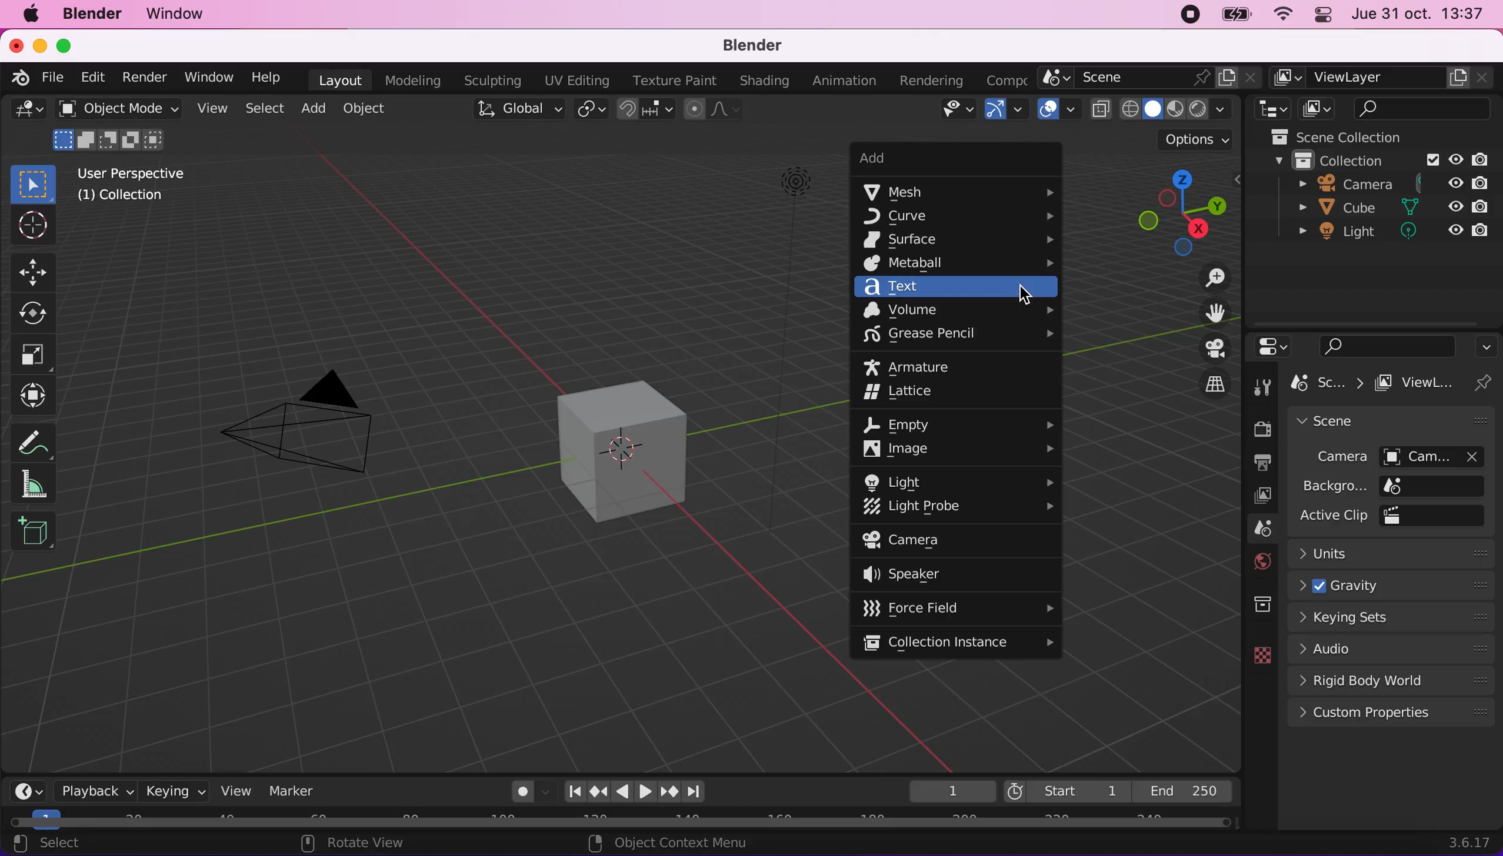 The width and height of the screenshot is (1503, 856). I want to click on recording stopped, so click(1185, 15).